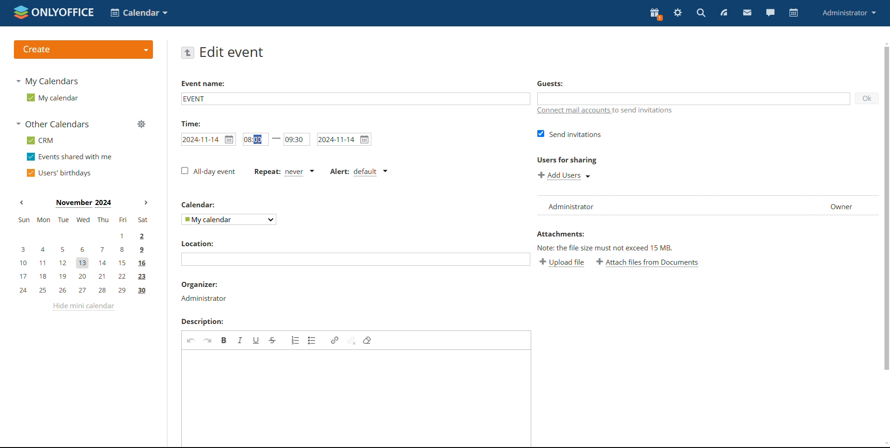 The width and height of the screenshot is (890, 448). I want to click on select application, so click(140, 12).